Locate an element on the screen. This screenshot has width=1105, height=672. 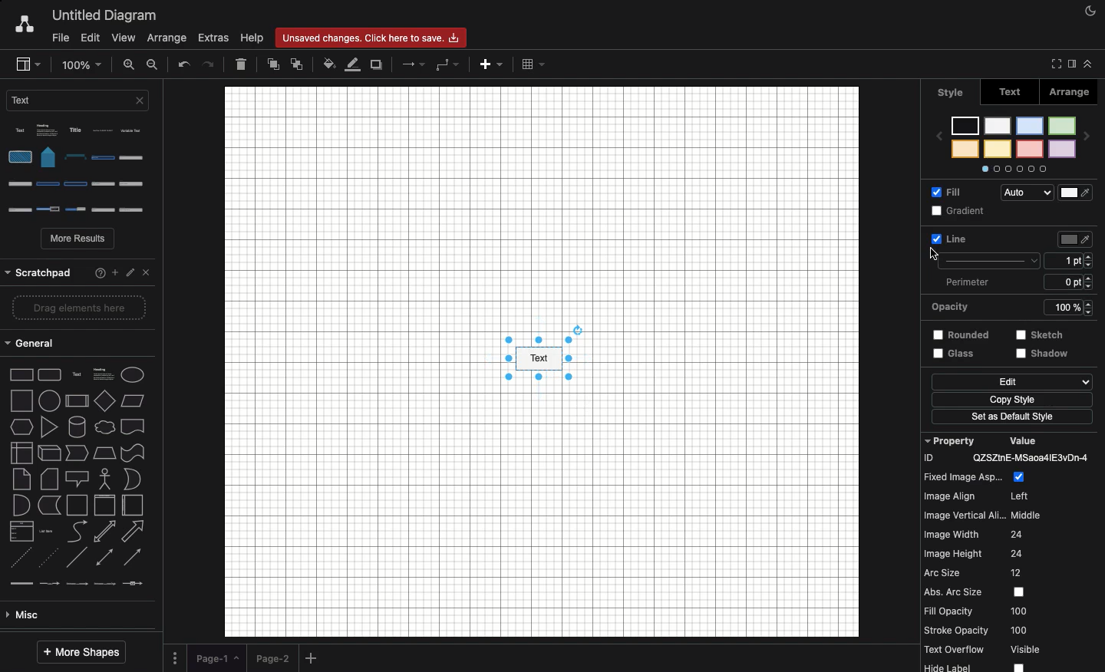
Add is located at coordinates (490, 67).